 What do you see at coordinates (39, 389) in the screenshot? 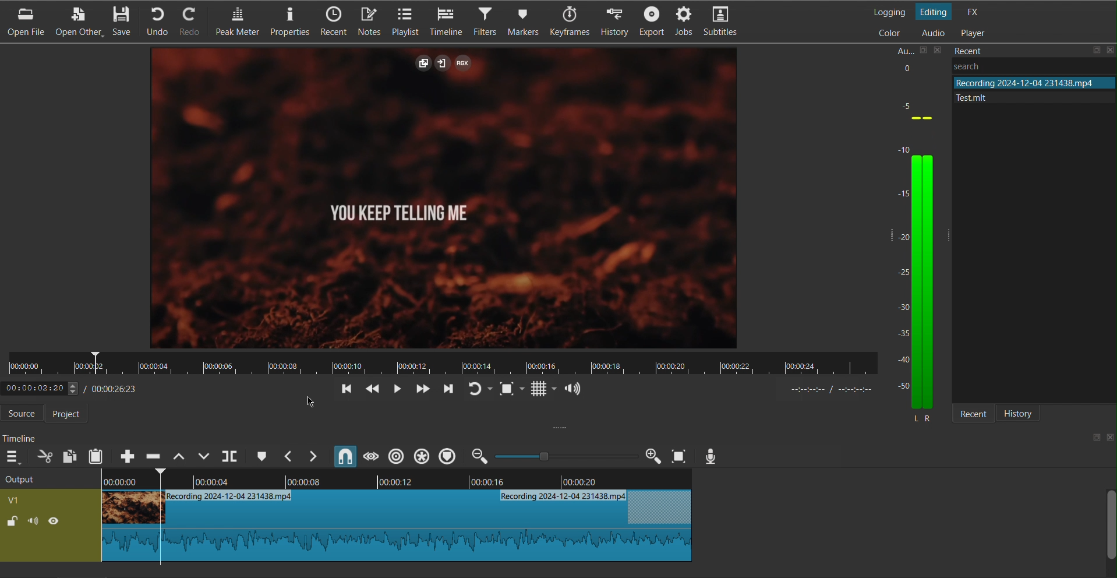
I see `elapsed time` at bounding box center [39, 389].